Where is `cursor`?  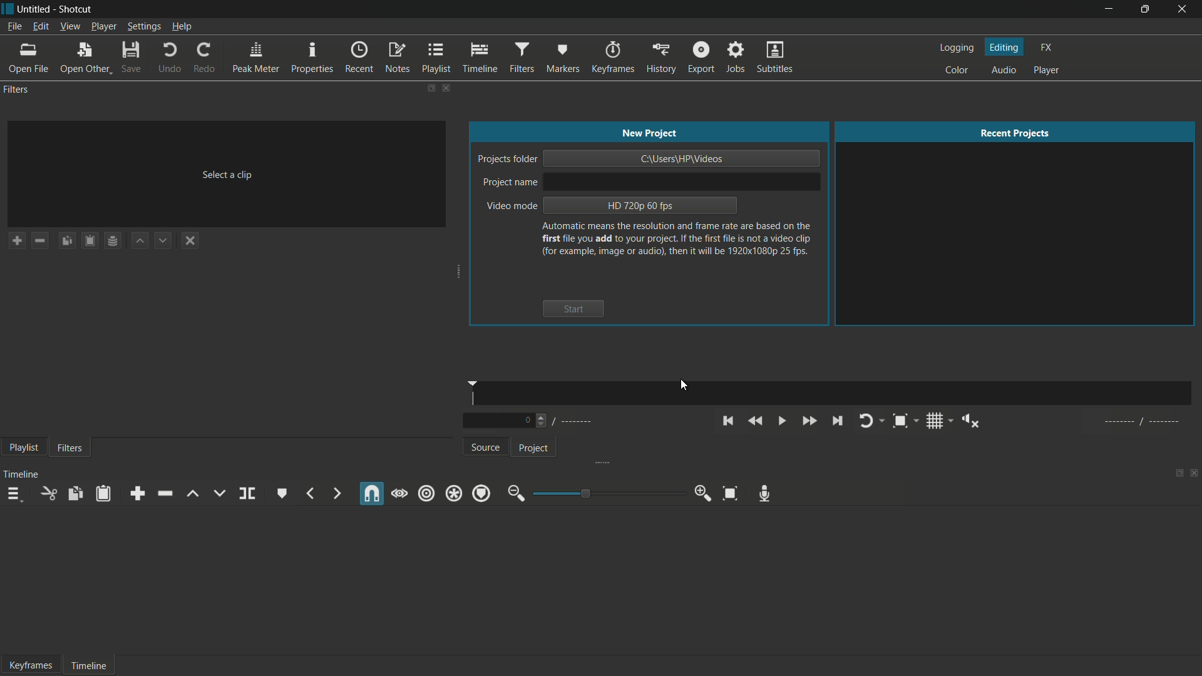 cursor is located at coordinates (686, 385).